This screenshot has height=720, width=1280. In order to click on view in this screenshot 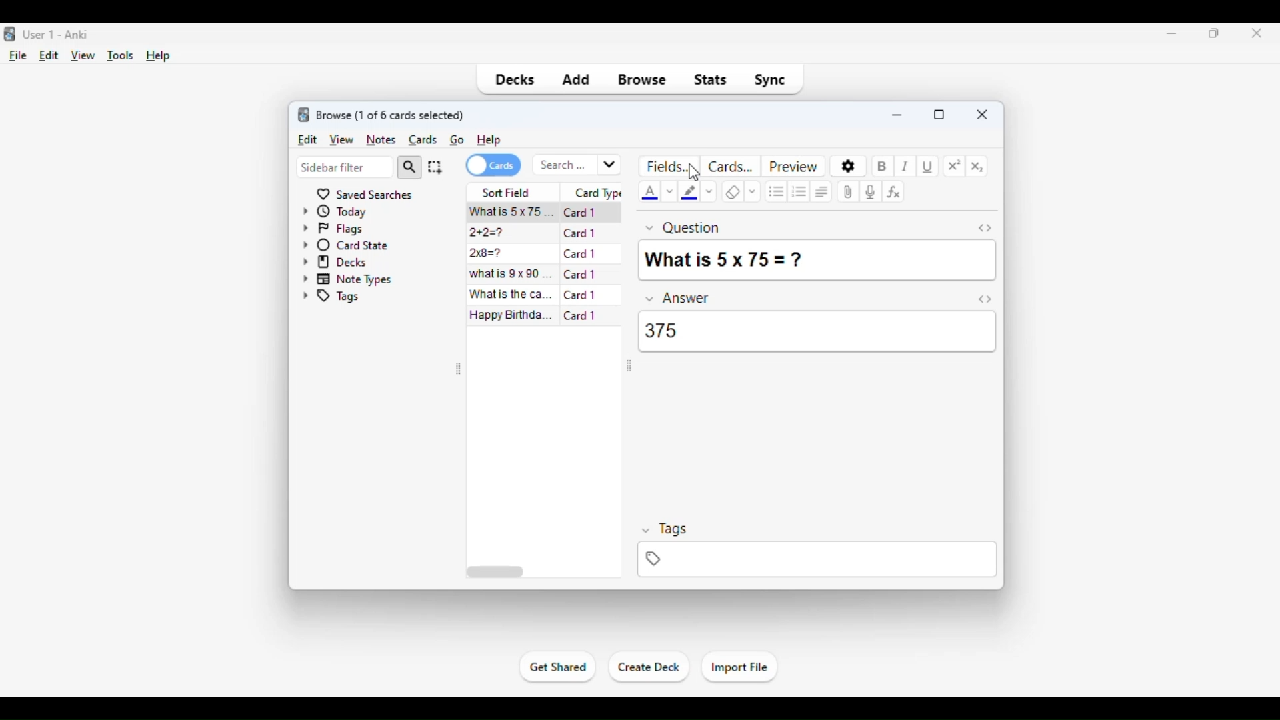, I will do `click(83, 56)`.